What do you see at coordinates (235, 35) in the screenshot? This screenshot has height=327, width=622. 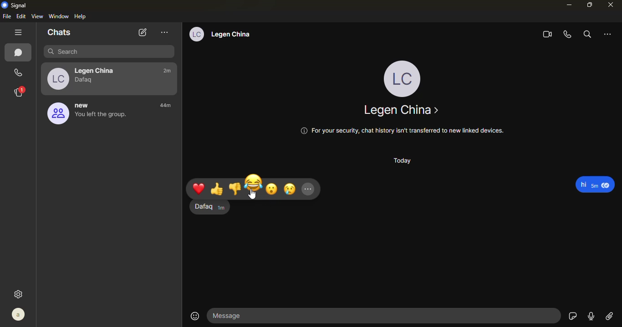 I see `Legan china` at bounding box center [235, 35].